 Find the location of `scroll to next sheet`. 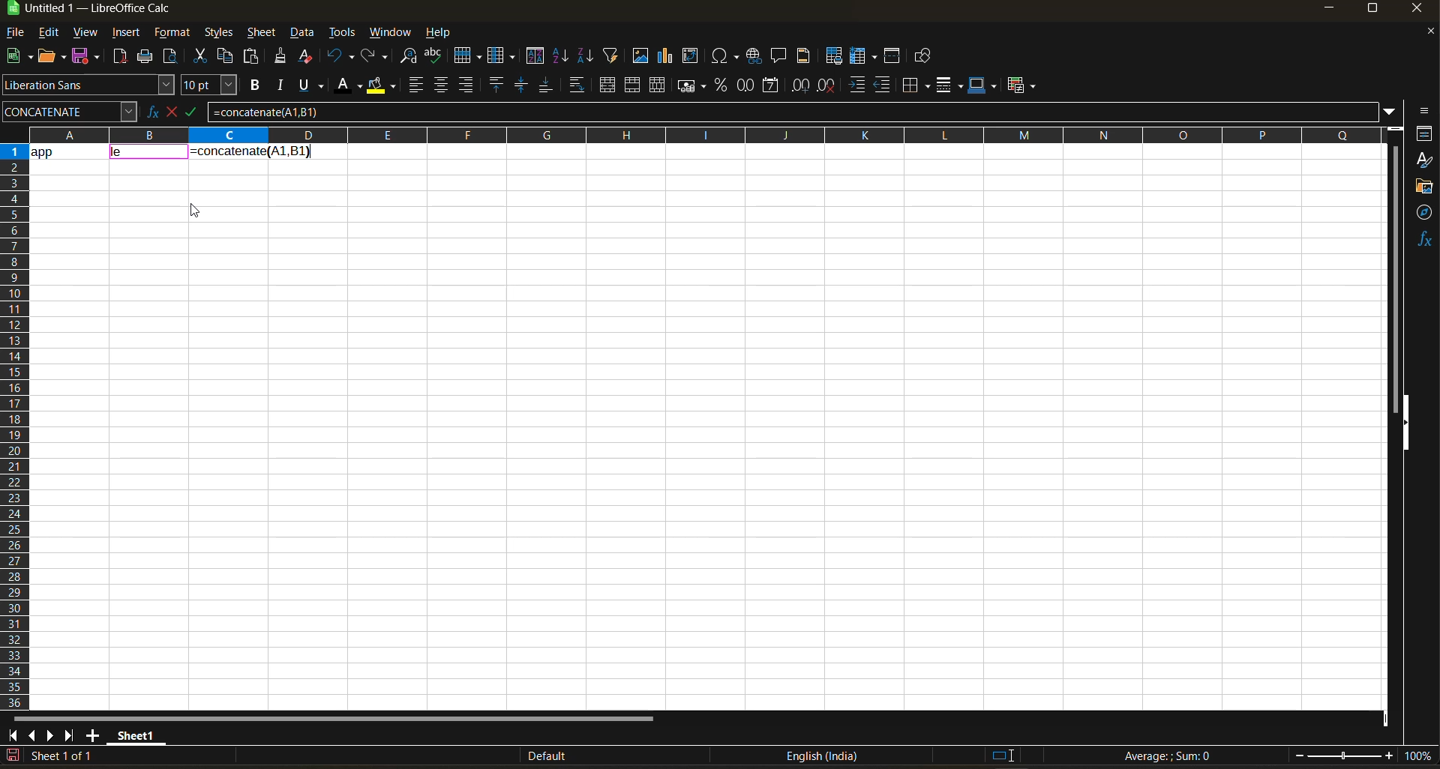

scroll to next sheet is located at coordinates (49, 735).